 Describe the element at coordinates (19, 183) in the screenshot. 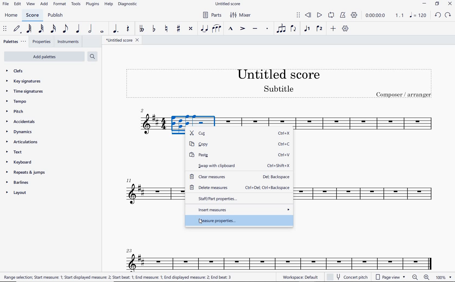

I see `BARLINES` at that location.